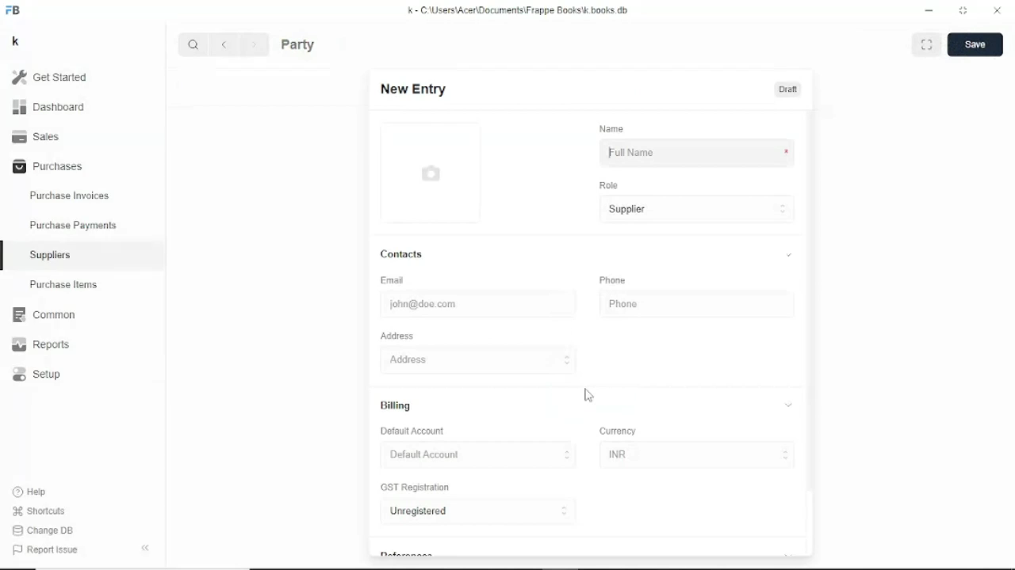 The width and height of the screenshot is (1015, 570). I want to click on Phone, so click(612, 281).